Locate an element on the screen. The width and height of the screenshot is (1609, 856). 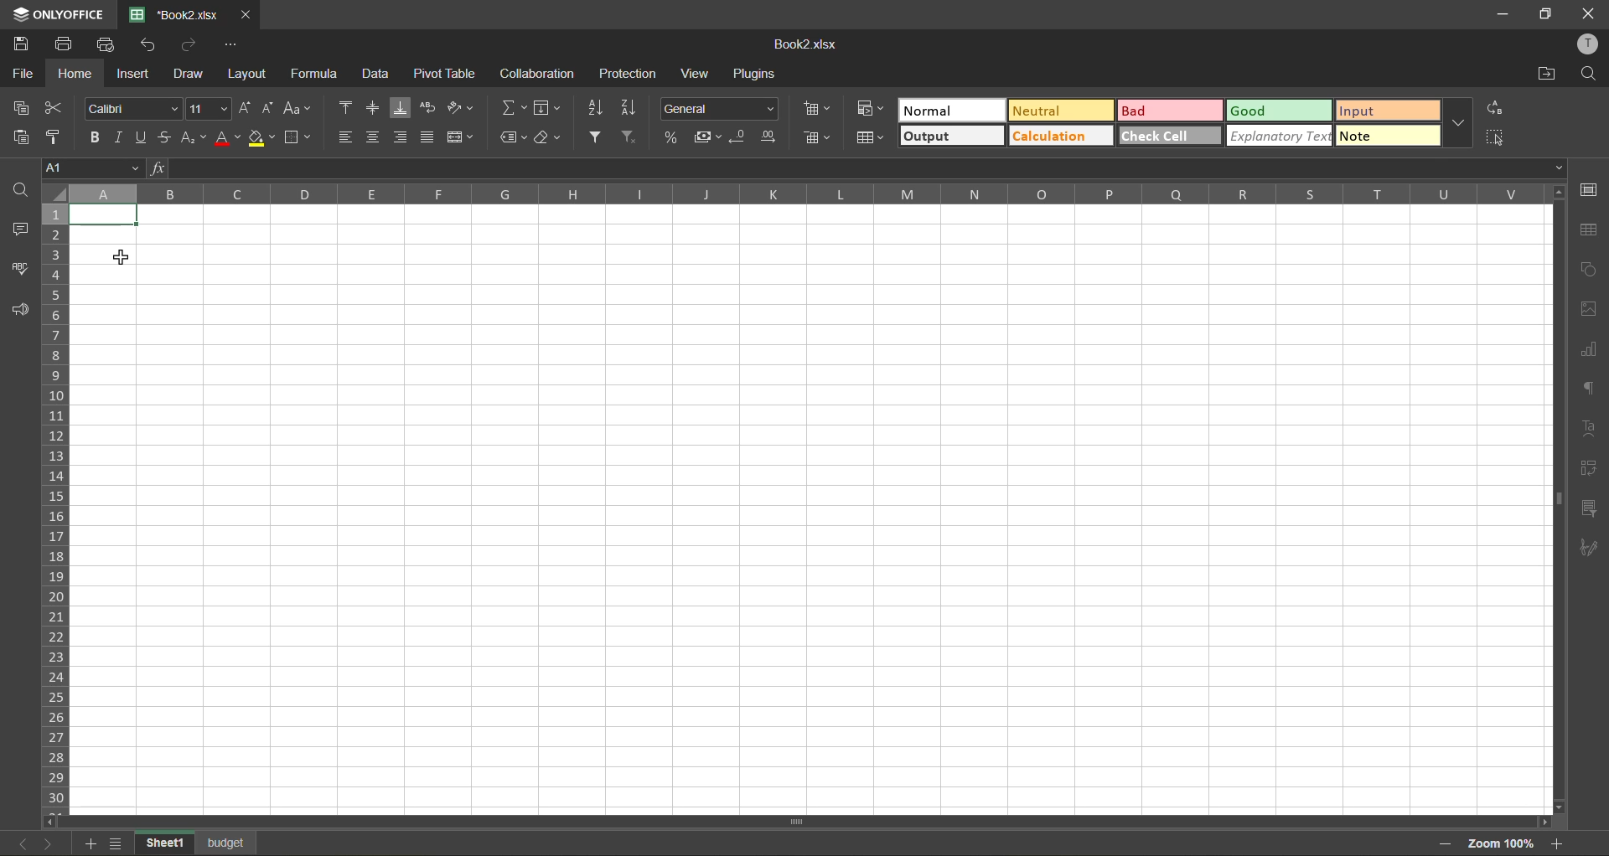
accounting is located at coordinates (708, 136).